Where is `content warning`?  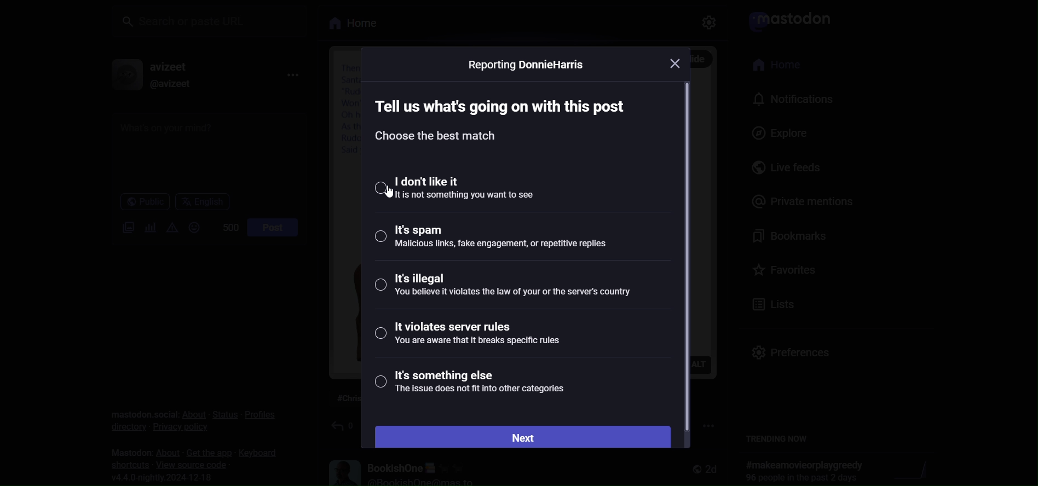
content warning is located at coordinates (171, 227).